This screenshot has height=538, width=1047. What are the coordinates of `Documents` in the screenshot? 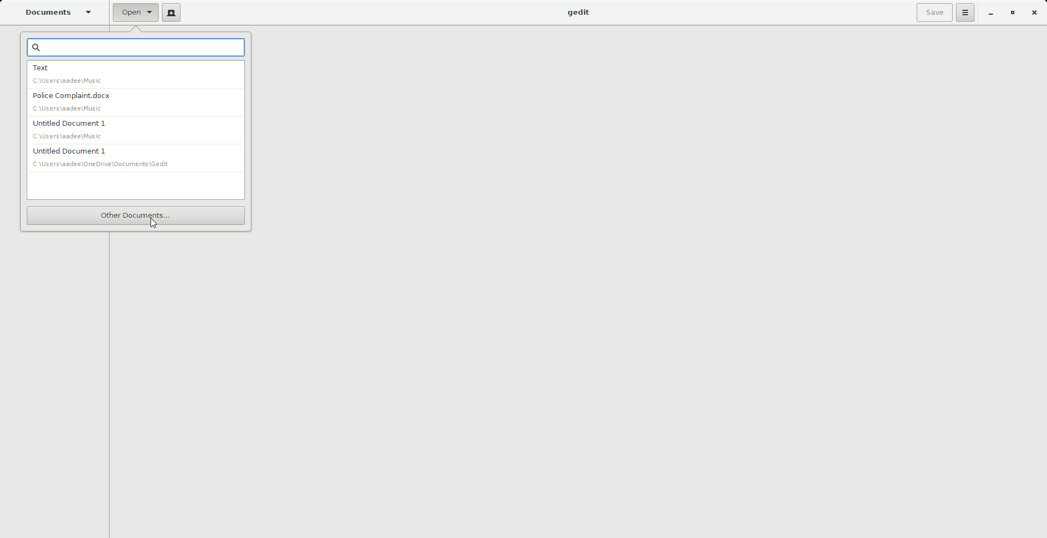 It's located at (58, 13).